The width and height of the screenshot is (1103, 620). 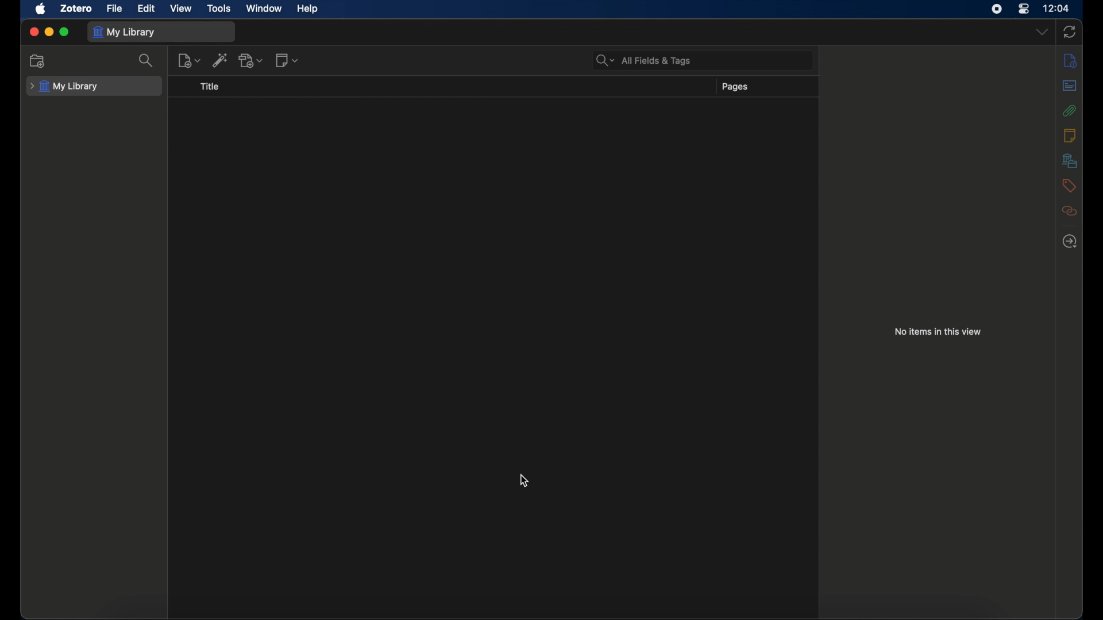 I want to click on new collection, so click(x=38, y=61).